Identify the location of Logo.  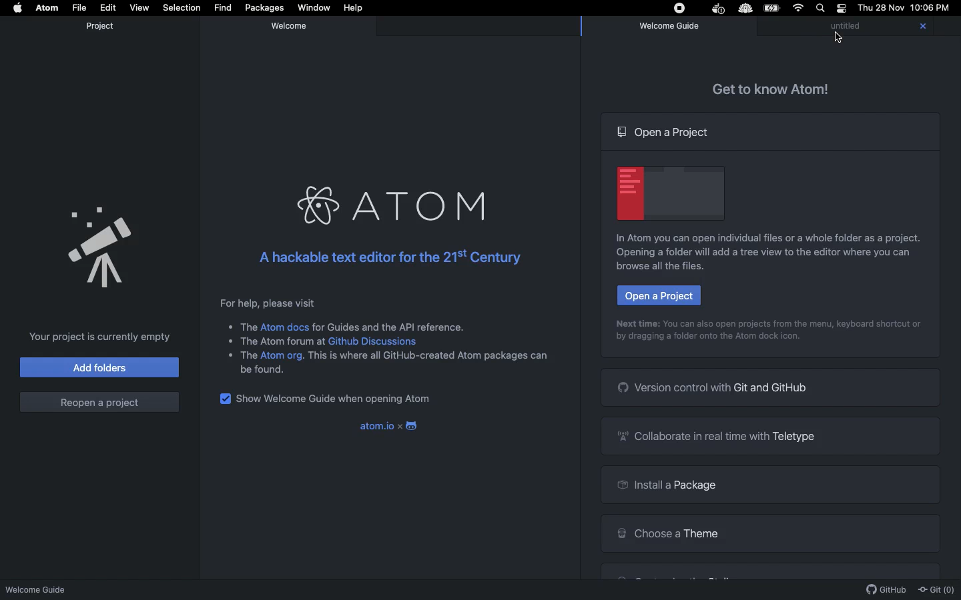
(410, 424).